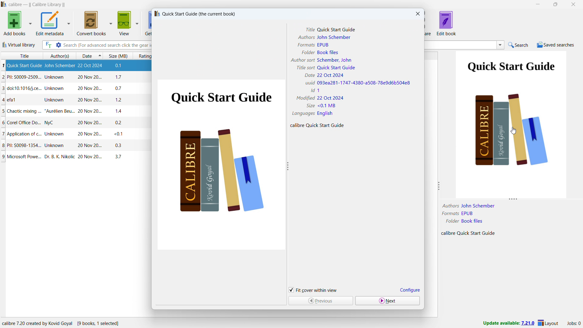  I want to click on view, so click(125, 23).